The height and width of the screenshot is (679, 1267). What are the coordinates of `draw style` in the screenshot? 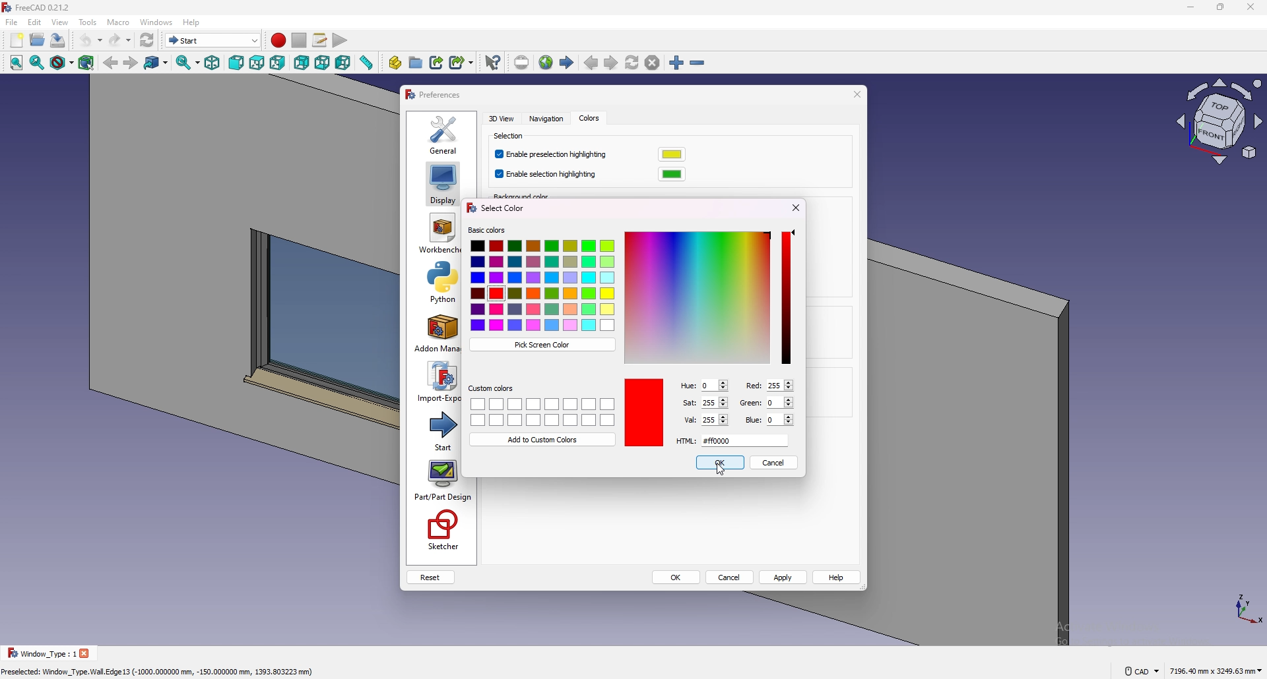 It's located at (62, 63).